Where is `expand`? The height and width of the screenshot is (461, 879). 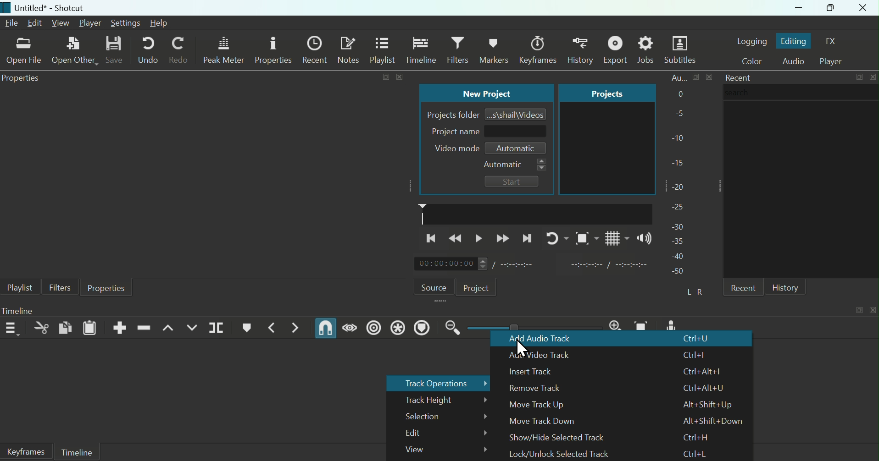
expand is located at coordinates (859, 77).